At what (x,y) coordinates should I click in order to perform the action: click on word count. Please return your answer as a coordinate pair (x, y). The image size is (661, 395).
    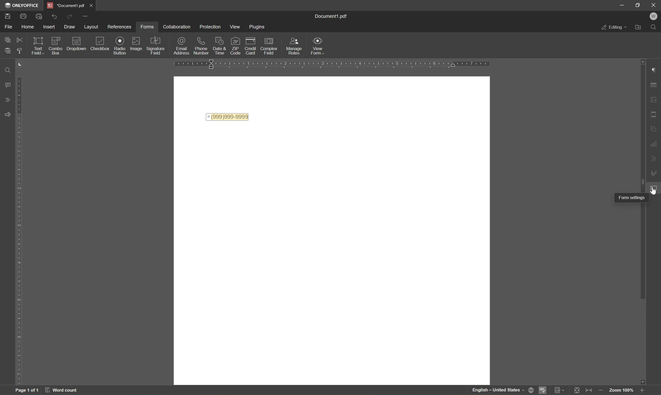
    Looking at the image, I should click on (63, 390).